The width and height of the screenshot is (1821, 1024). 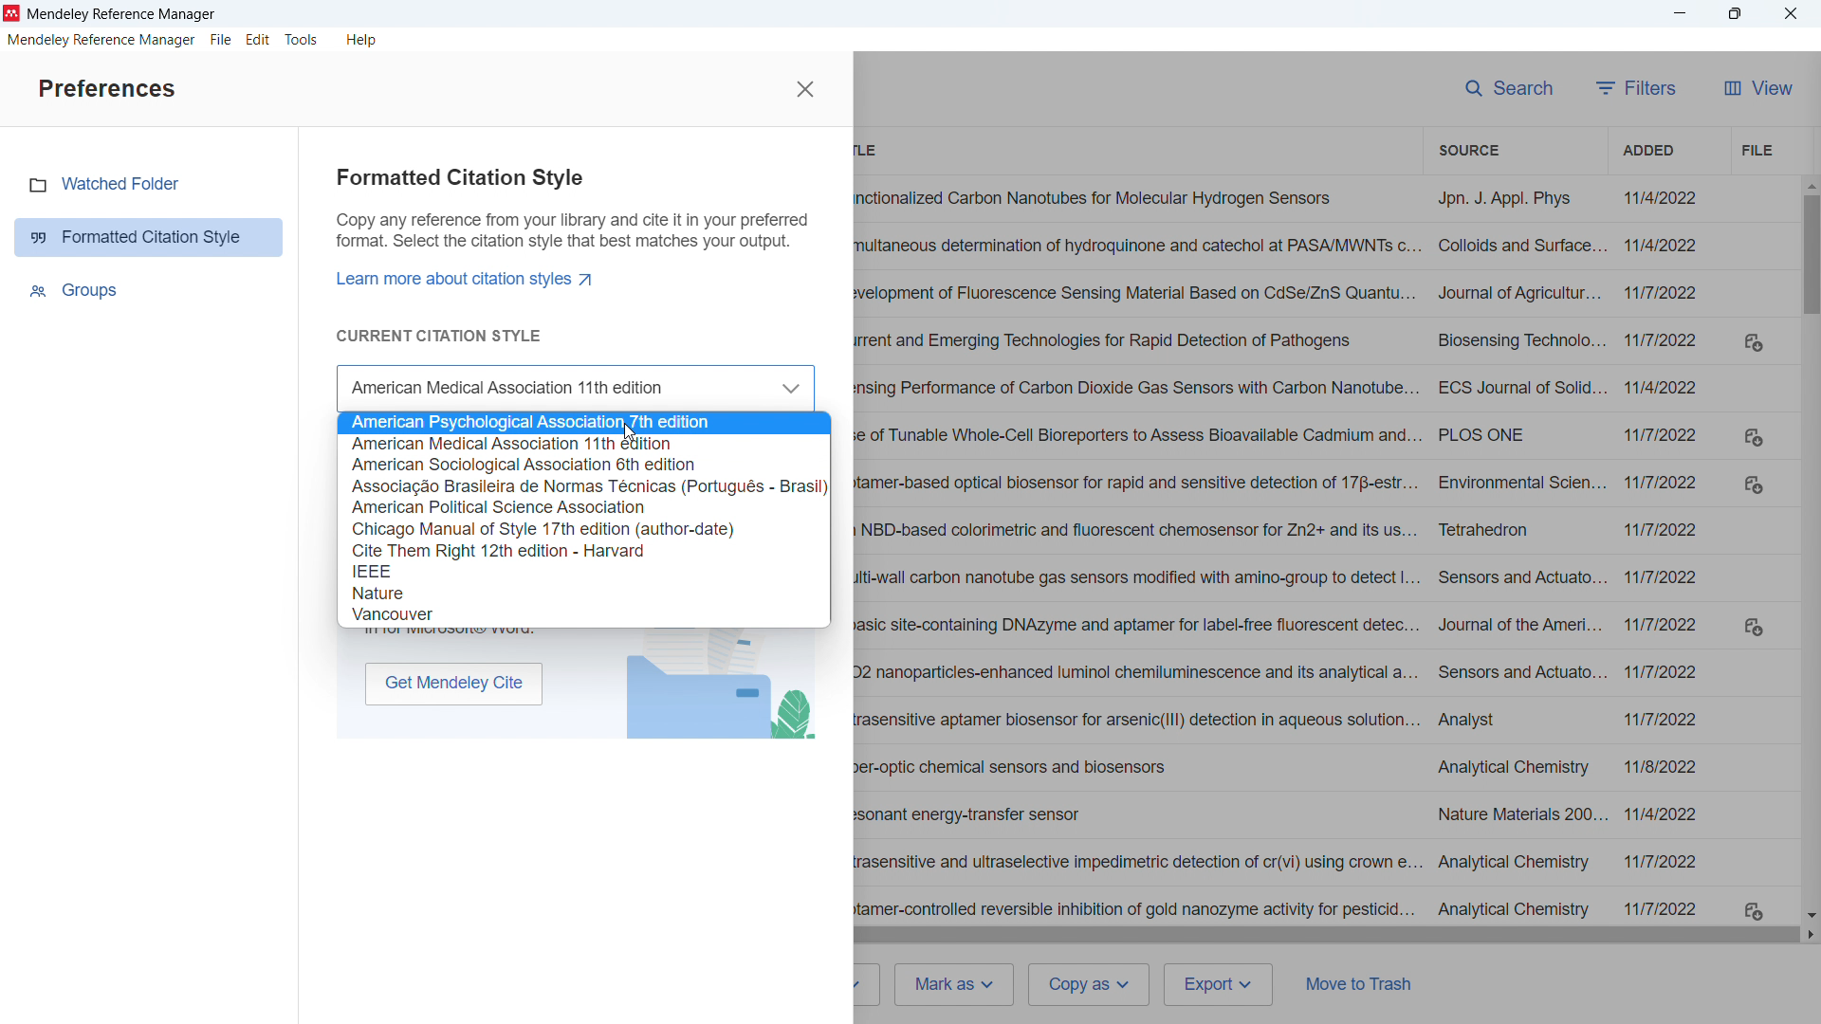 I want to click on Learn more about citation styles , so click(x=471, y=278).